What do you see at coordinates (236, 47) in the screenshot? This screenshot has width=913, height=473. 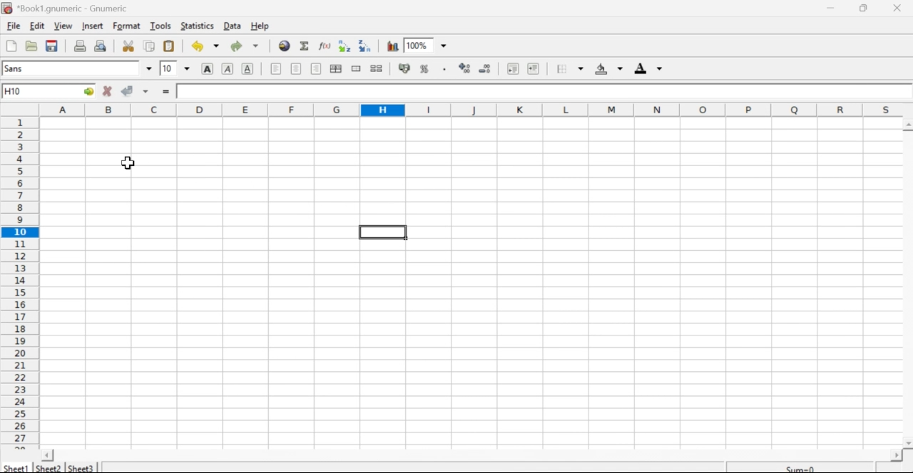 I see `Redo` at bounding box center [236, 47].